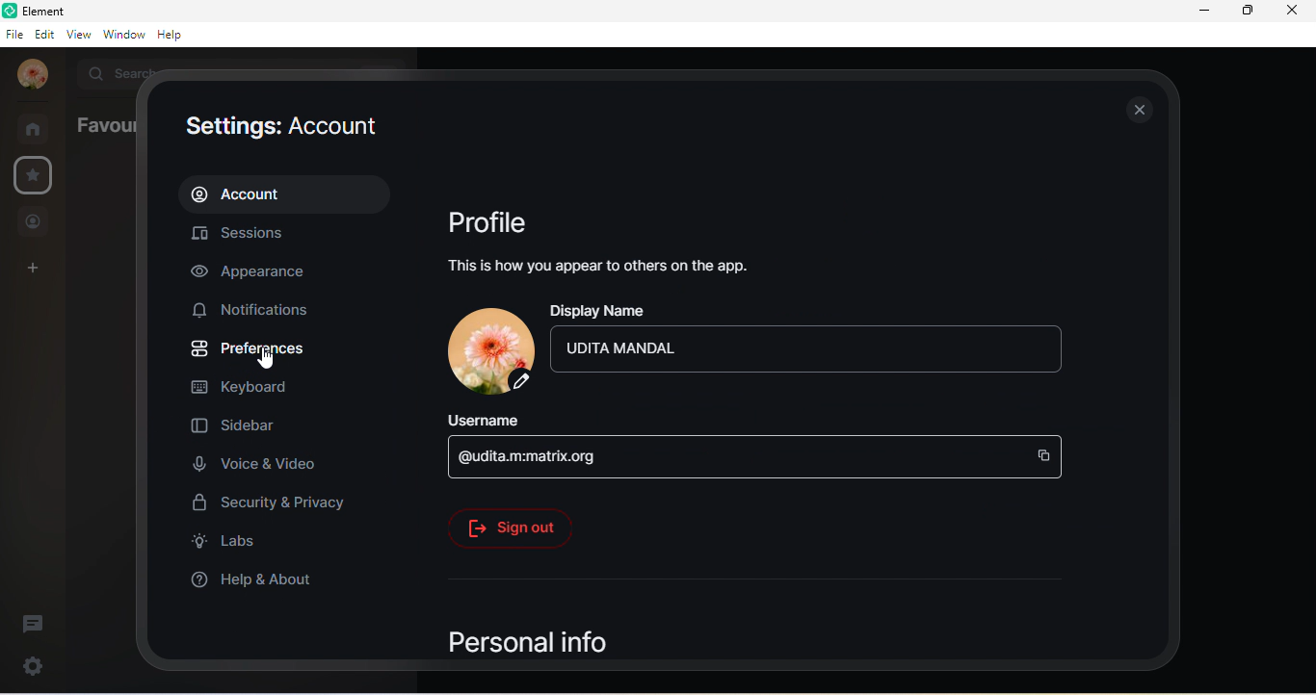 The image size is (1316, 695). Describe the element at coordinates (253, 582) in the screenshot. I see `help and about` at that location.